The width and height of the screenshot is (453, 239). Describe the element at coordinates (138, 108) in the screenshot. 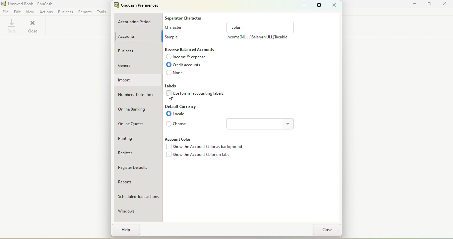

I see `Online banking` at that location.